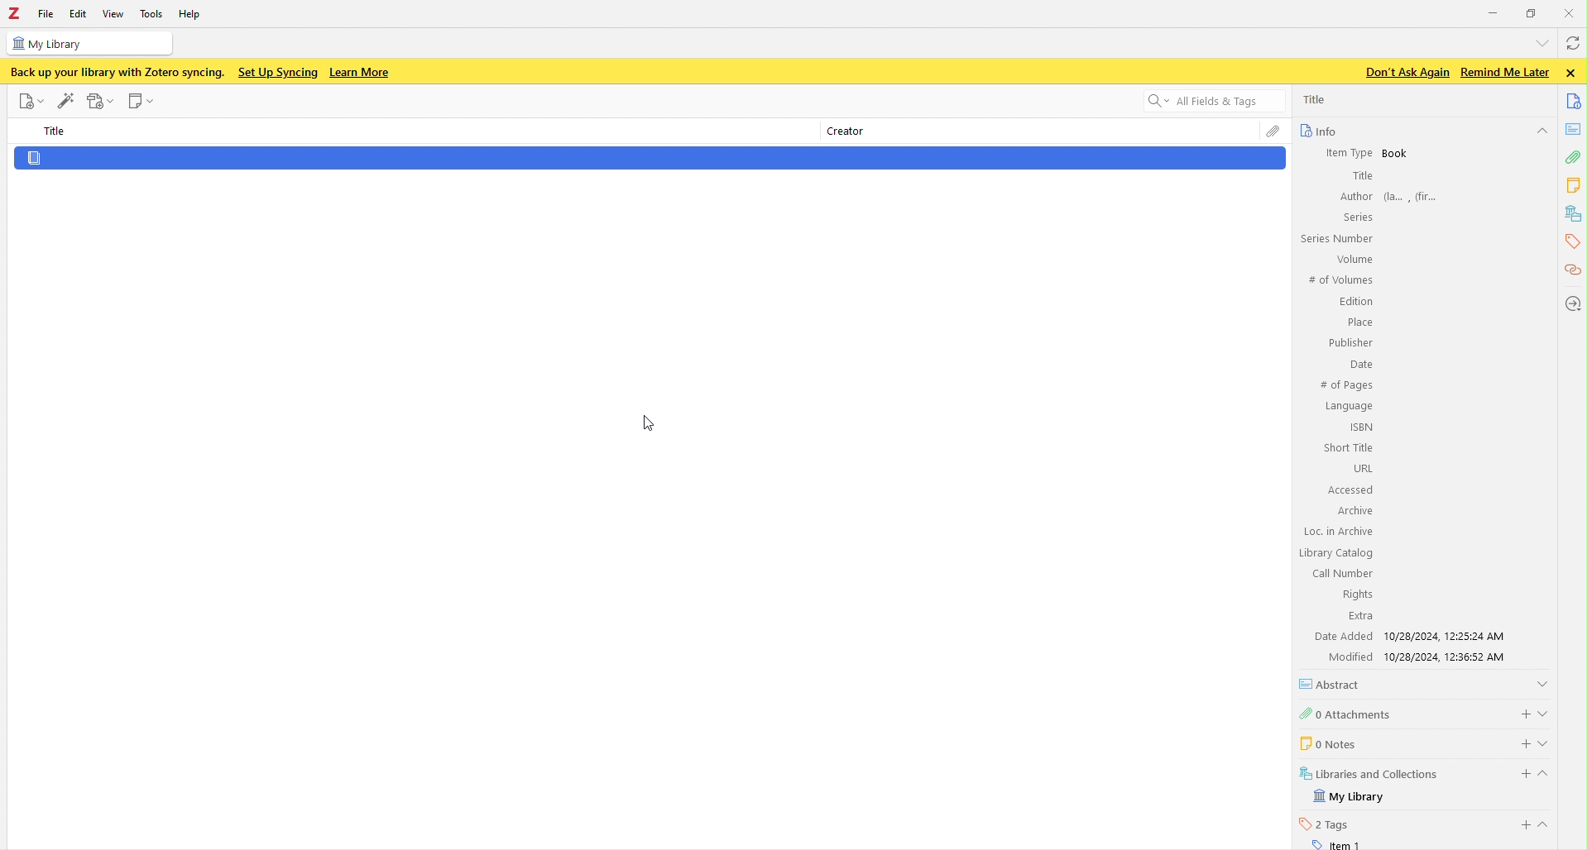 This screenshot has height=850, width=1587. Describe the element at coordinates (1450, 636) in the screenshot. I see `10/28/2024, 12:25:24 AM` at that location.